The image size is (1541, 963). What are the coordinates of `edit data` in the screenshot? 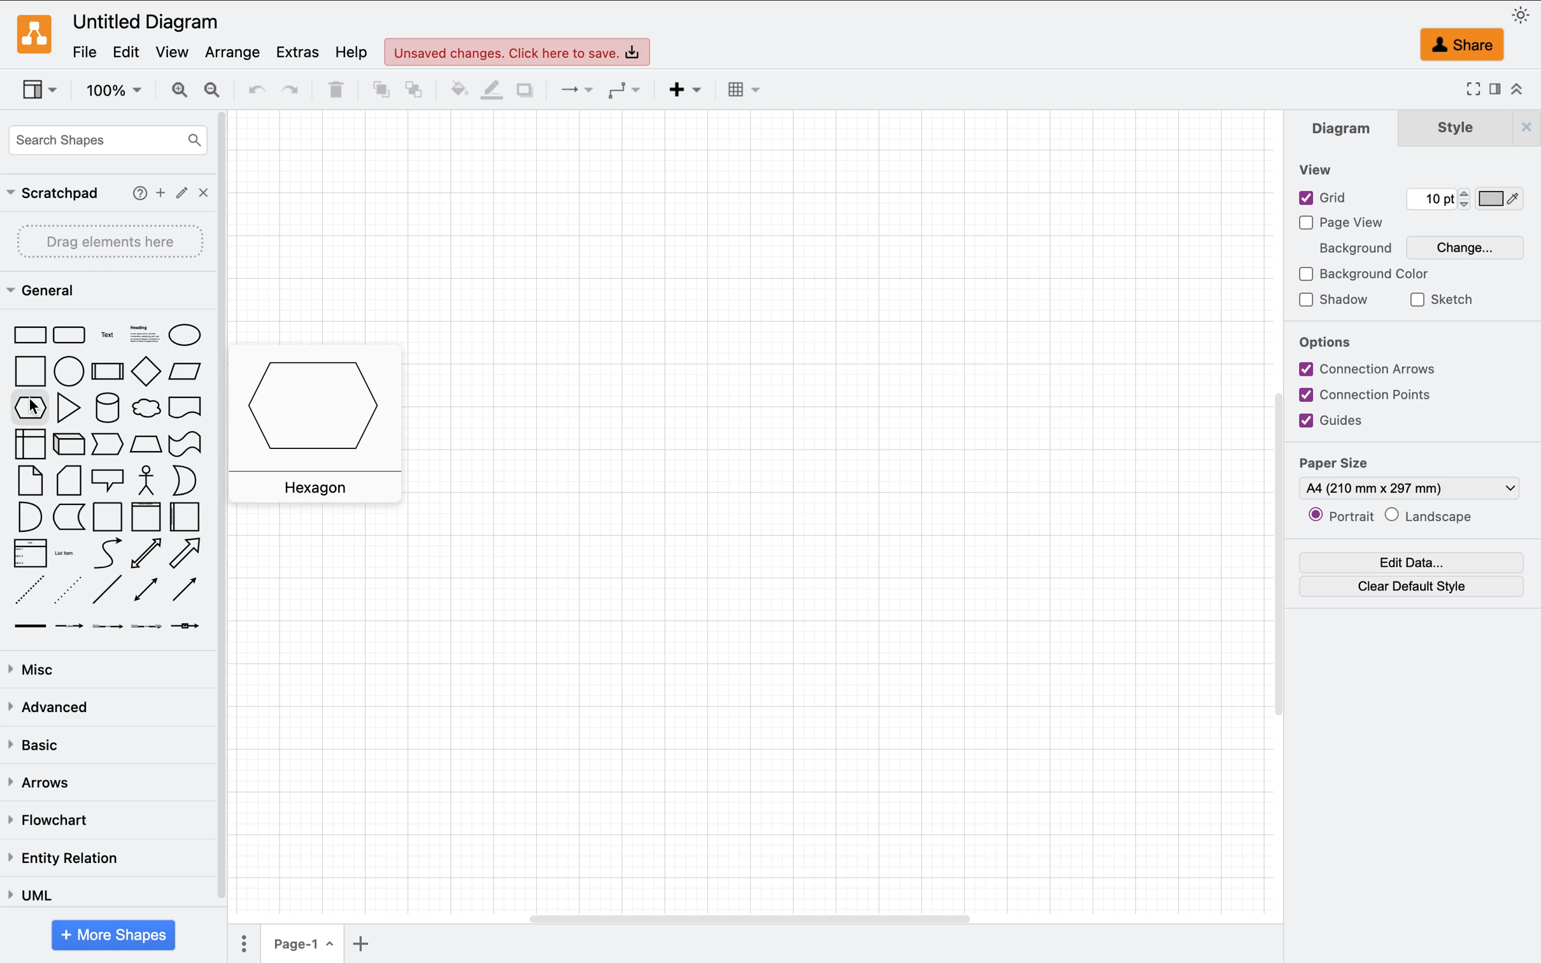 It's located at (1414, 561).